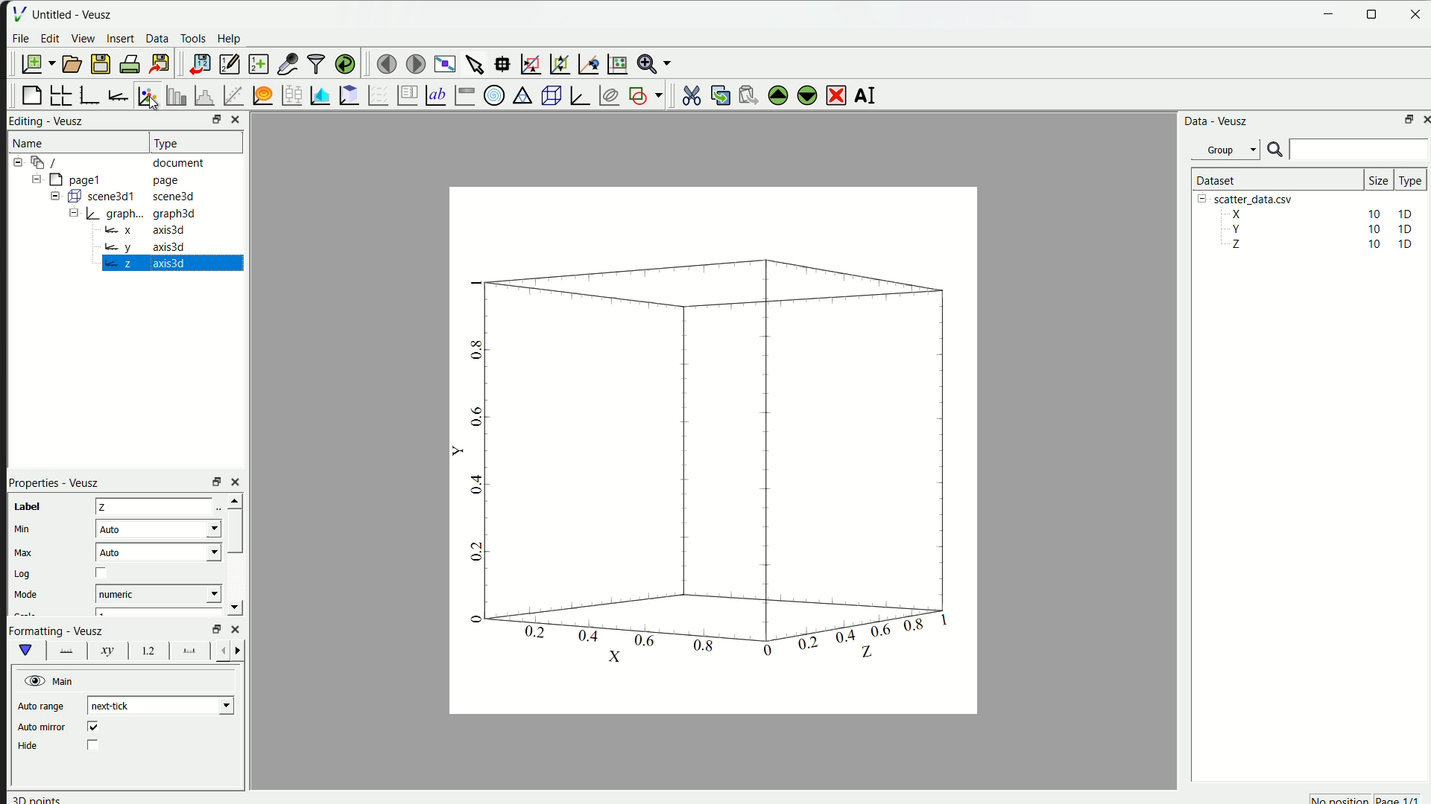  Describe the element at coordinates (1369, 797) in the screenshot. I see `no position page 1/1` at that location.